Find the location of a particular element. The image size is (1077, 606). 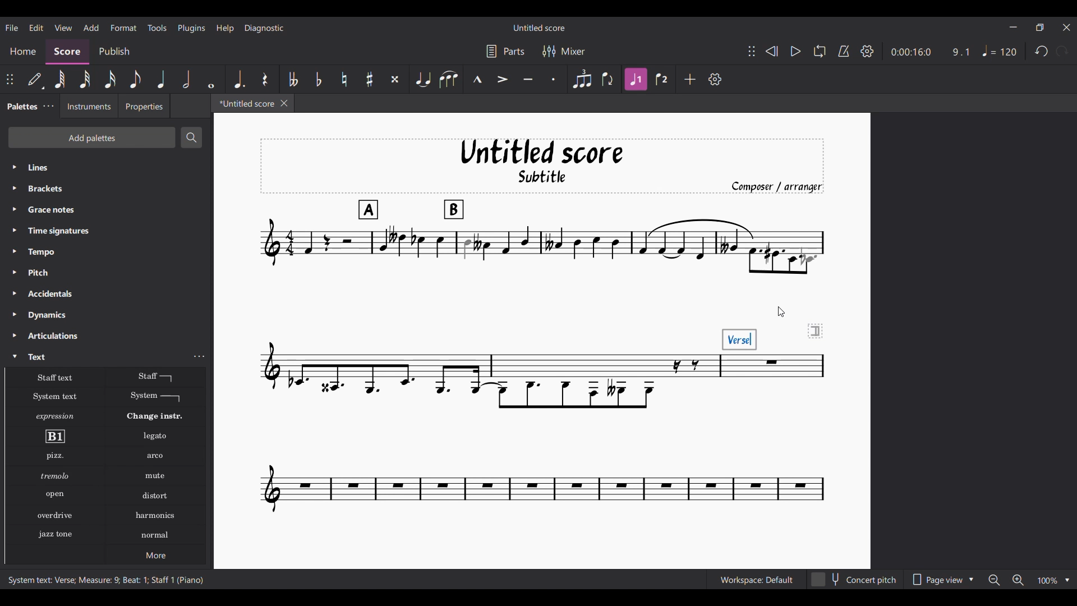

Rewind is located at coordinates (772, 51).